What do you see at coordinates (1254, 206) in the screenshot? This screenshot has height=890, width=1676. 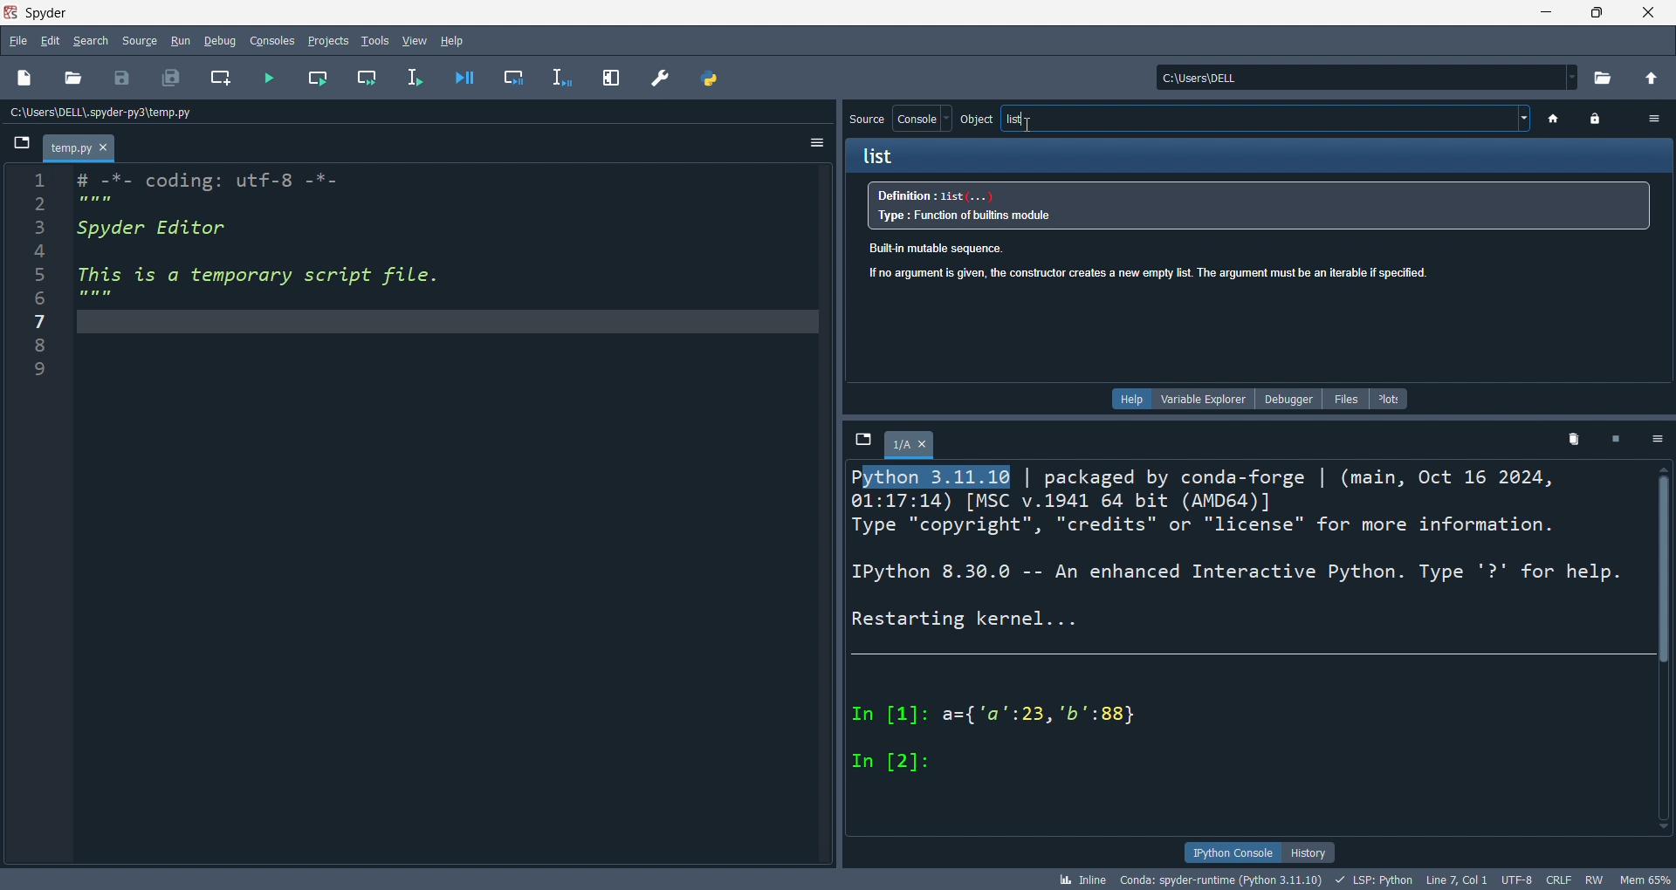 I see `Definition : 13st...
Type : Function of buitiins module` at bounding box center [1254, 206].